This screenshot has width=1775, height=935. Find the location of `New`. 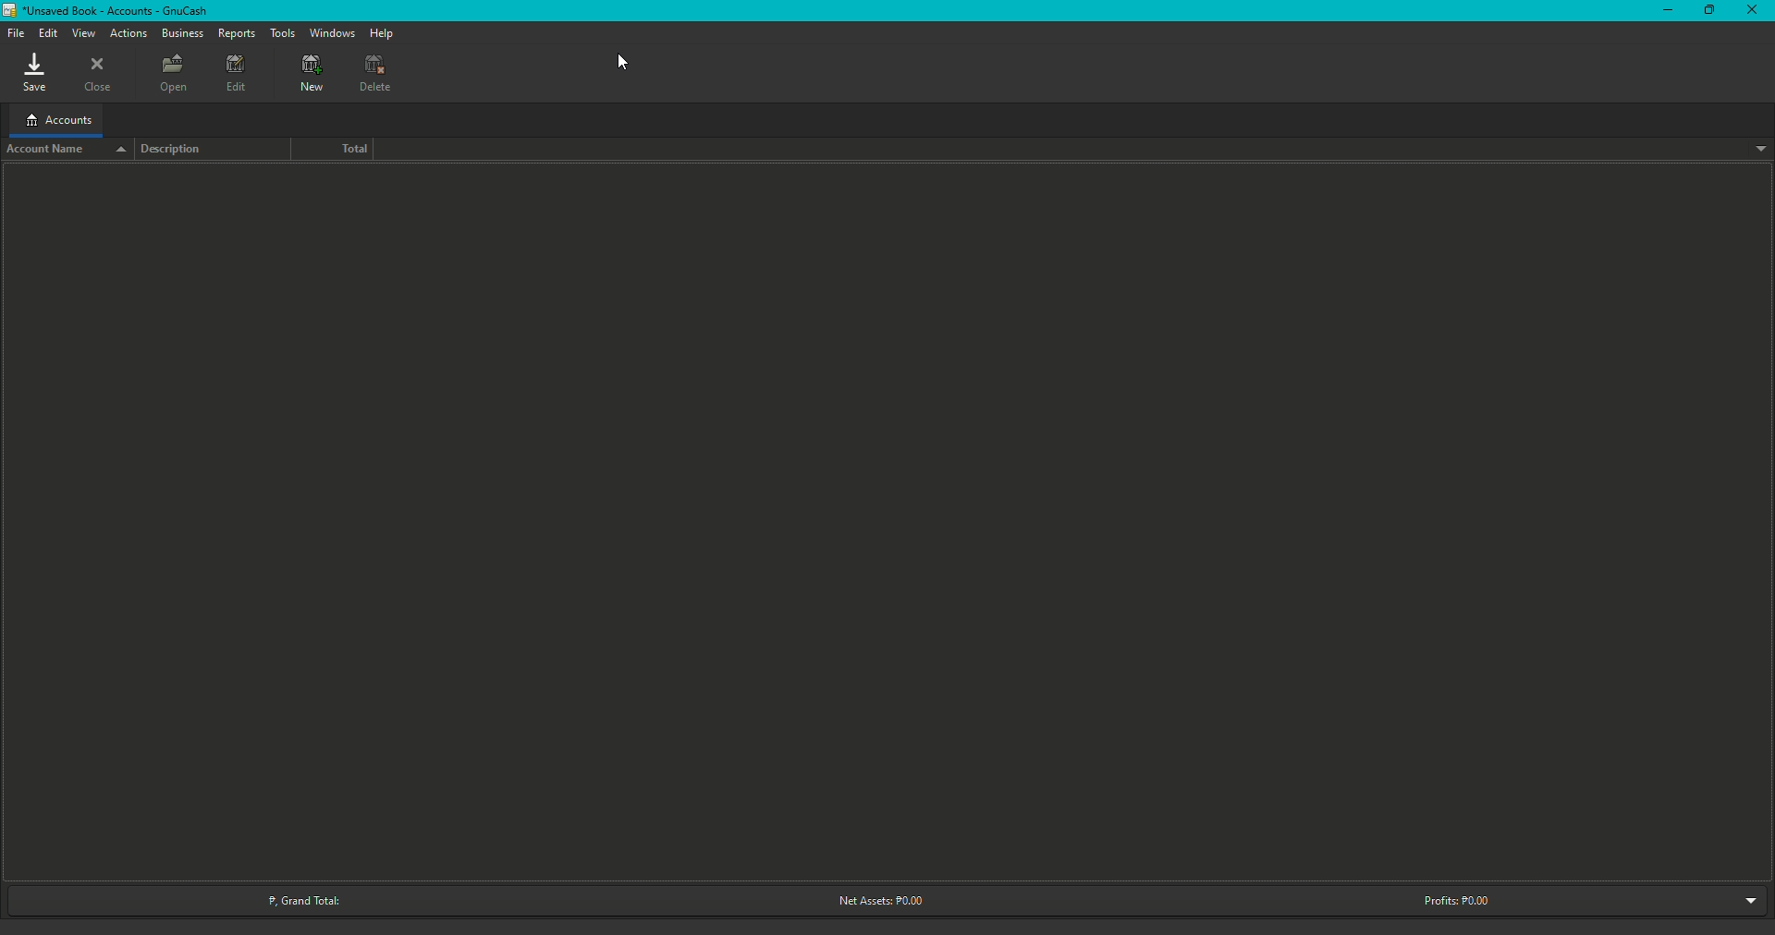

New is located at coordinates (310, 72).